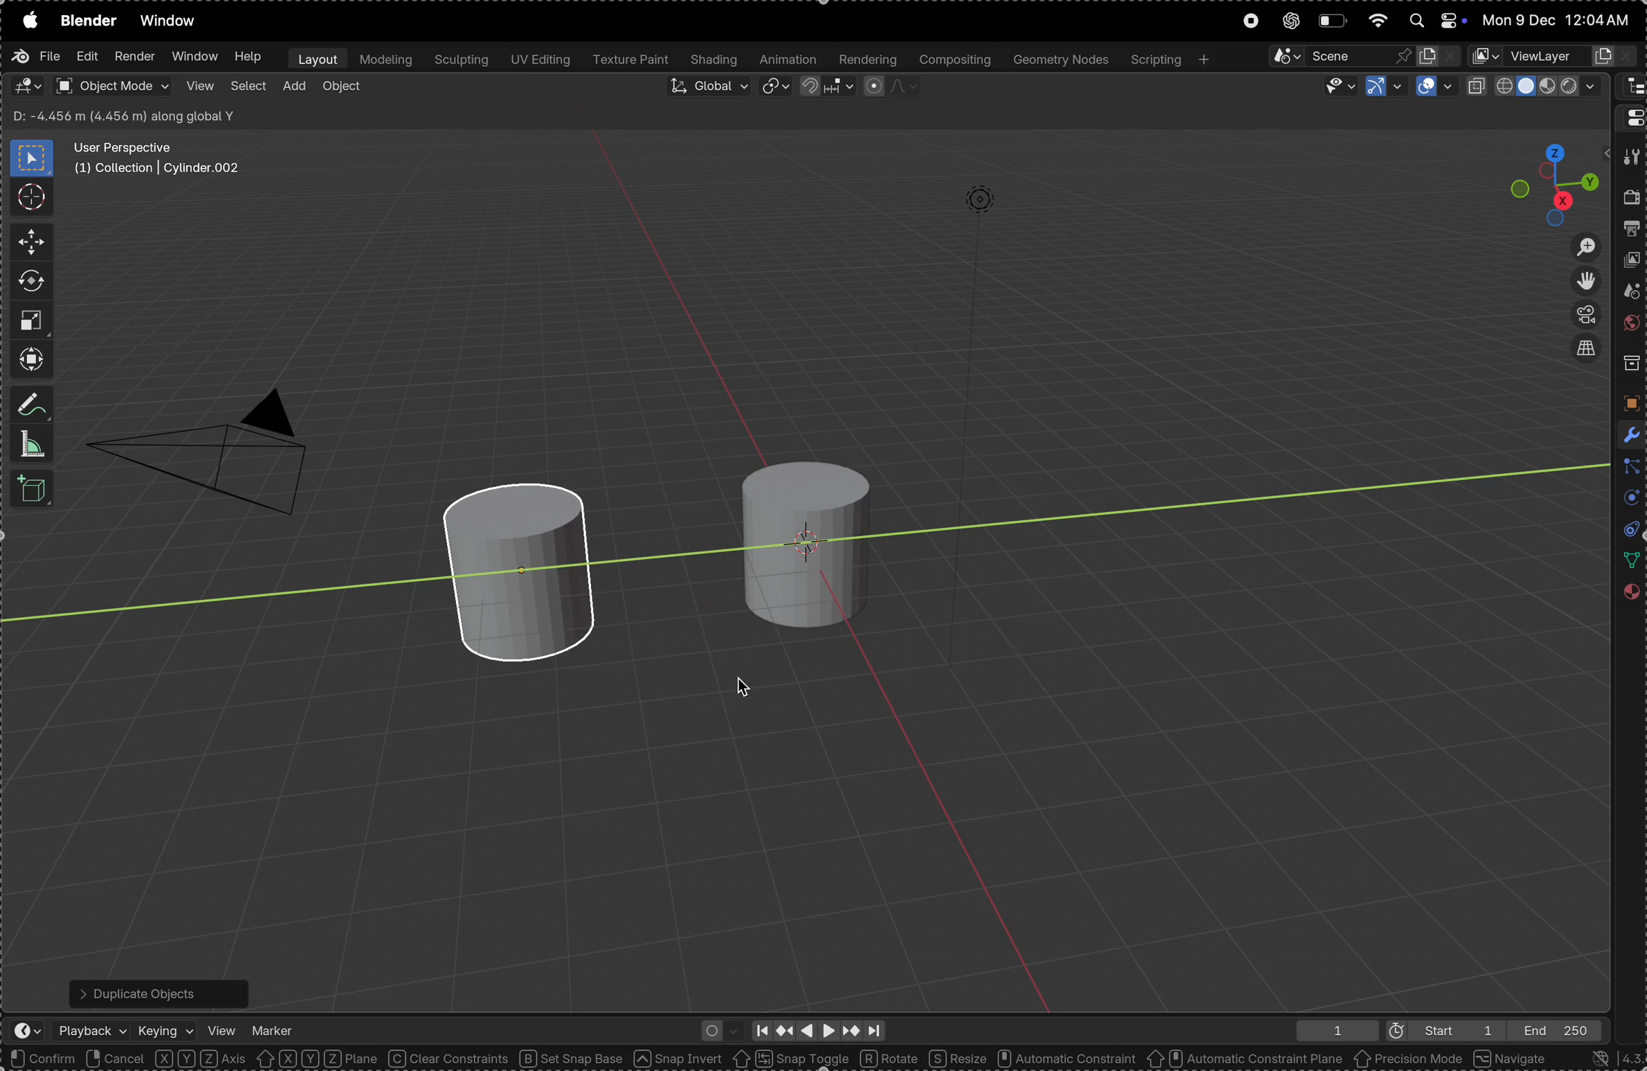 The image size is (1647, 1071). What do you see at coordinates (1628, 433) in the screenshot?
I see `modifiers` at bounding box center [1628, 433].